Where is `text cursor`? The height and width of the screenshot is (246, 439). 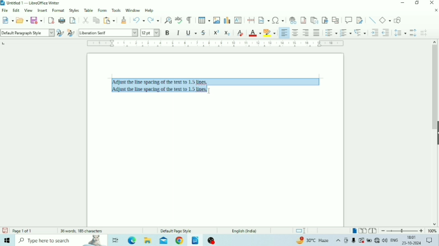 text cursor is located at coordinates (210, 91).